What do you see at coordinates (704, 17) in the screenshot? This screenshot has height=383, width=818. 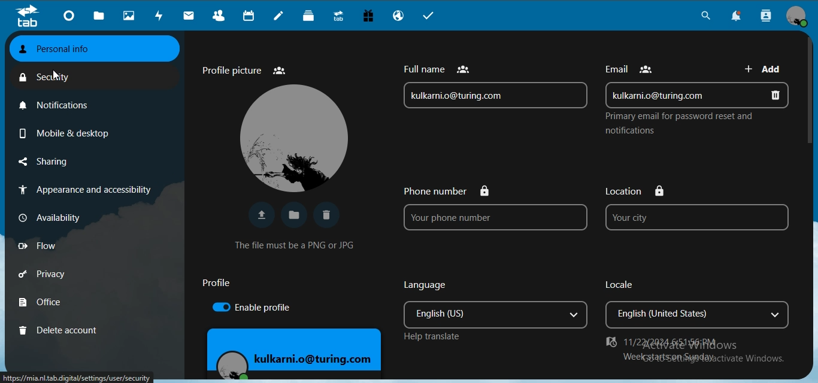 I see `search` at bounding box center [704, 17].